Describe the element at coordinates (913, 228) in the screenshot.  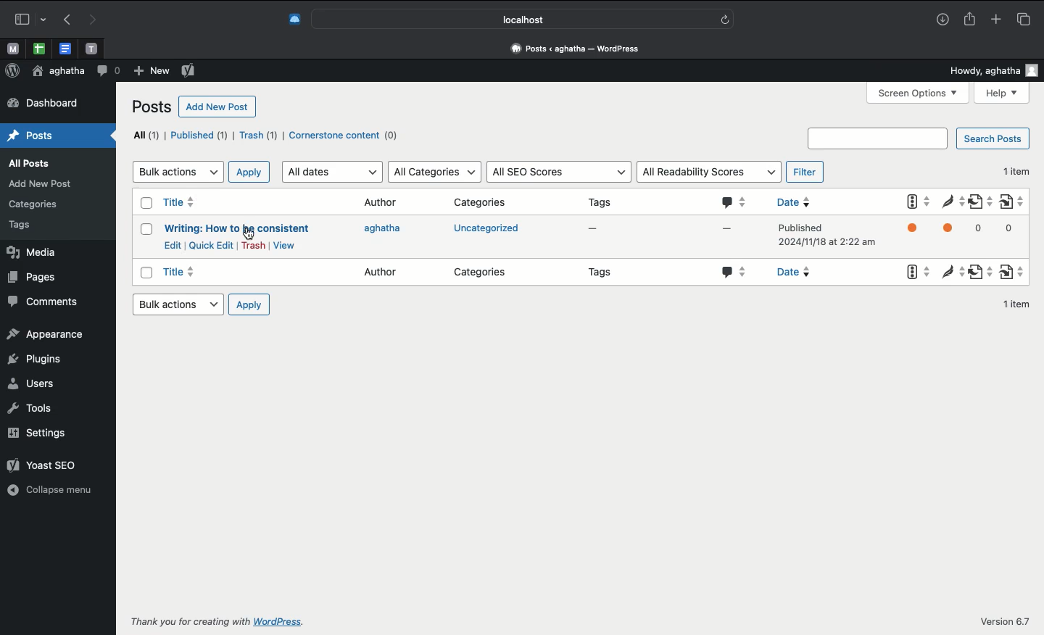
I see `Yoast` at that location.